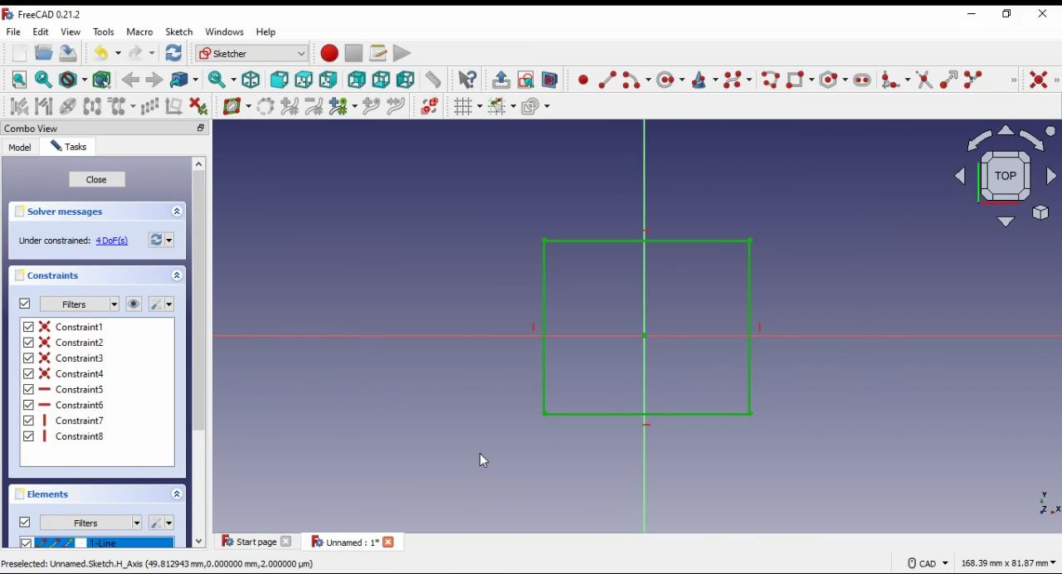 This screenshot has width=1062, height=574. Describe the element at coordinates (358, 80) in the screenshot. I see `rear` at that location.